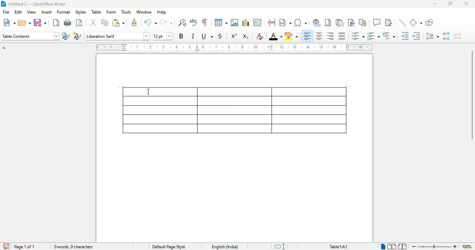  What do you see at coordinates (471, 95) in the screenshot?
I see `vertical scroll bar` at bounding box center [471, 95].